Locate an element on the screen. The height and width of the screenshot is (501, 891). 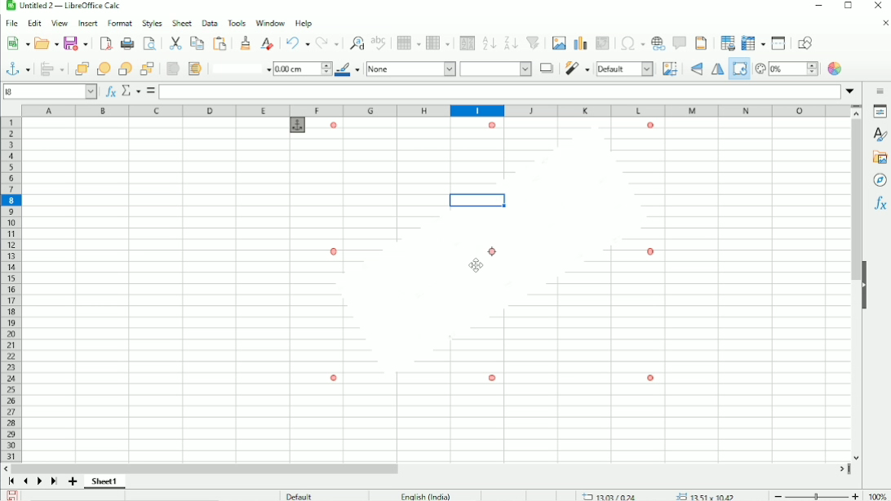
Sheet is located at coordinates (181, 23).